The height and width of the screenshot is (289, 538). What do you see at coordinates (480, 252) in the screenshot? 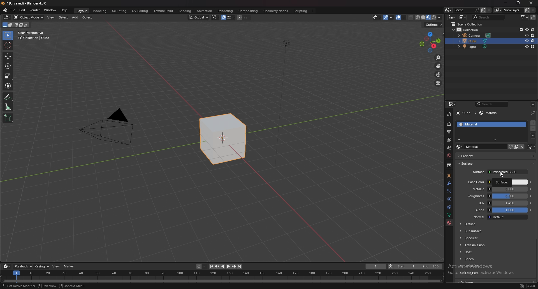
I see `coat` at bounding box center [480, 252].